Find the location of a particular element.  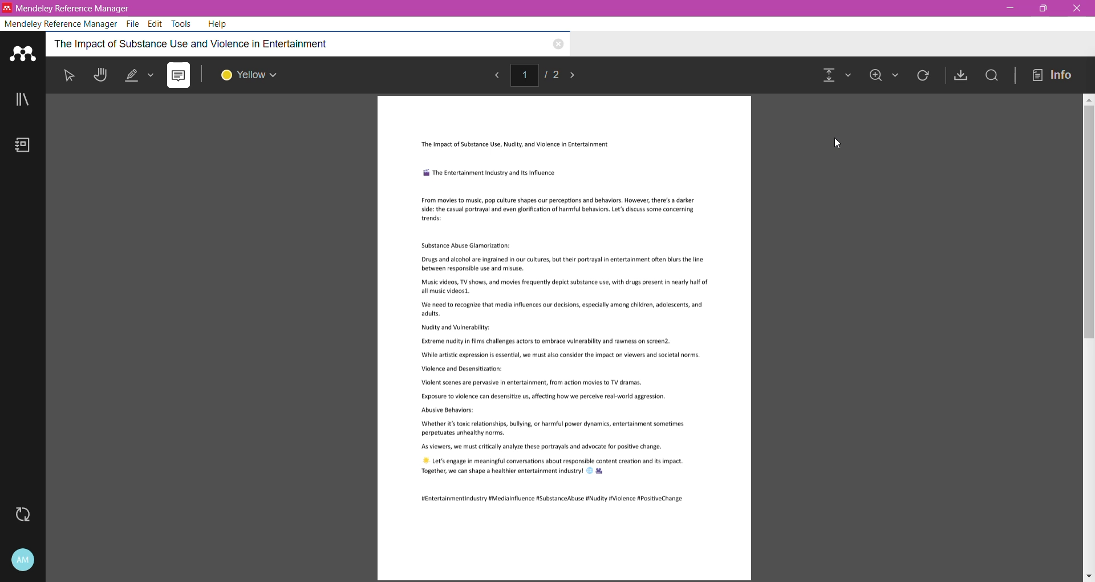

Highlight options is located at coordinates (144, 75).